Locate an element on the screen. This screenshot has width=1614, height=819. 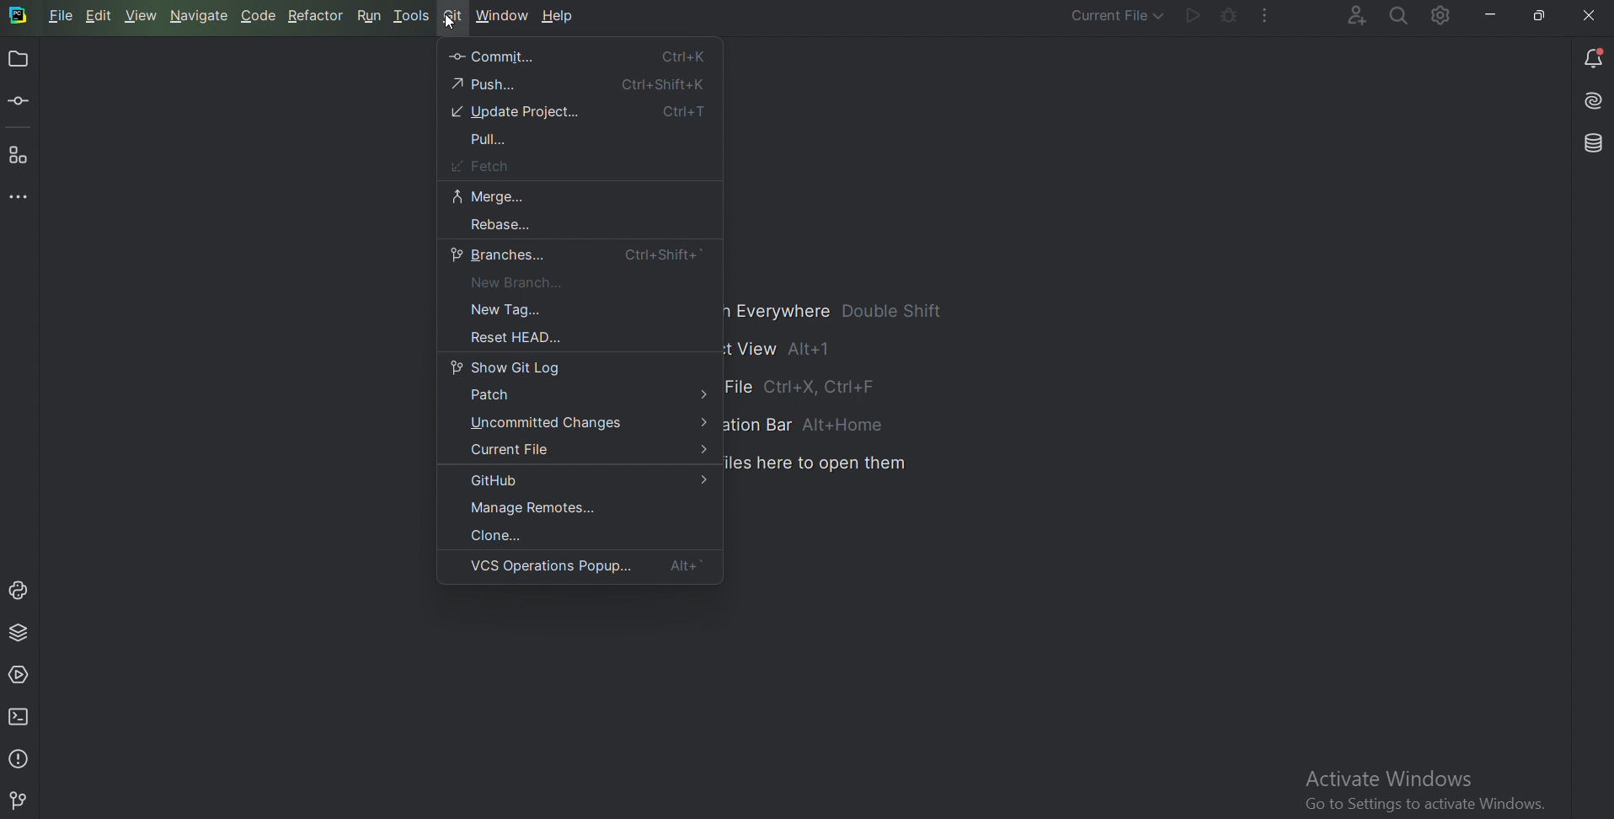
Drop files here to open them is located at coordinates (818, 464).